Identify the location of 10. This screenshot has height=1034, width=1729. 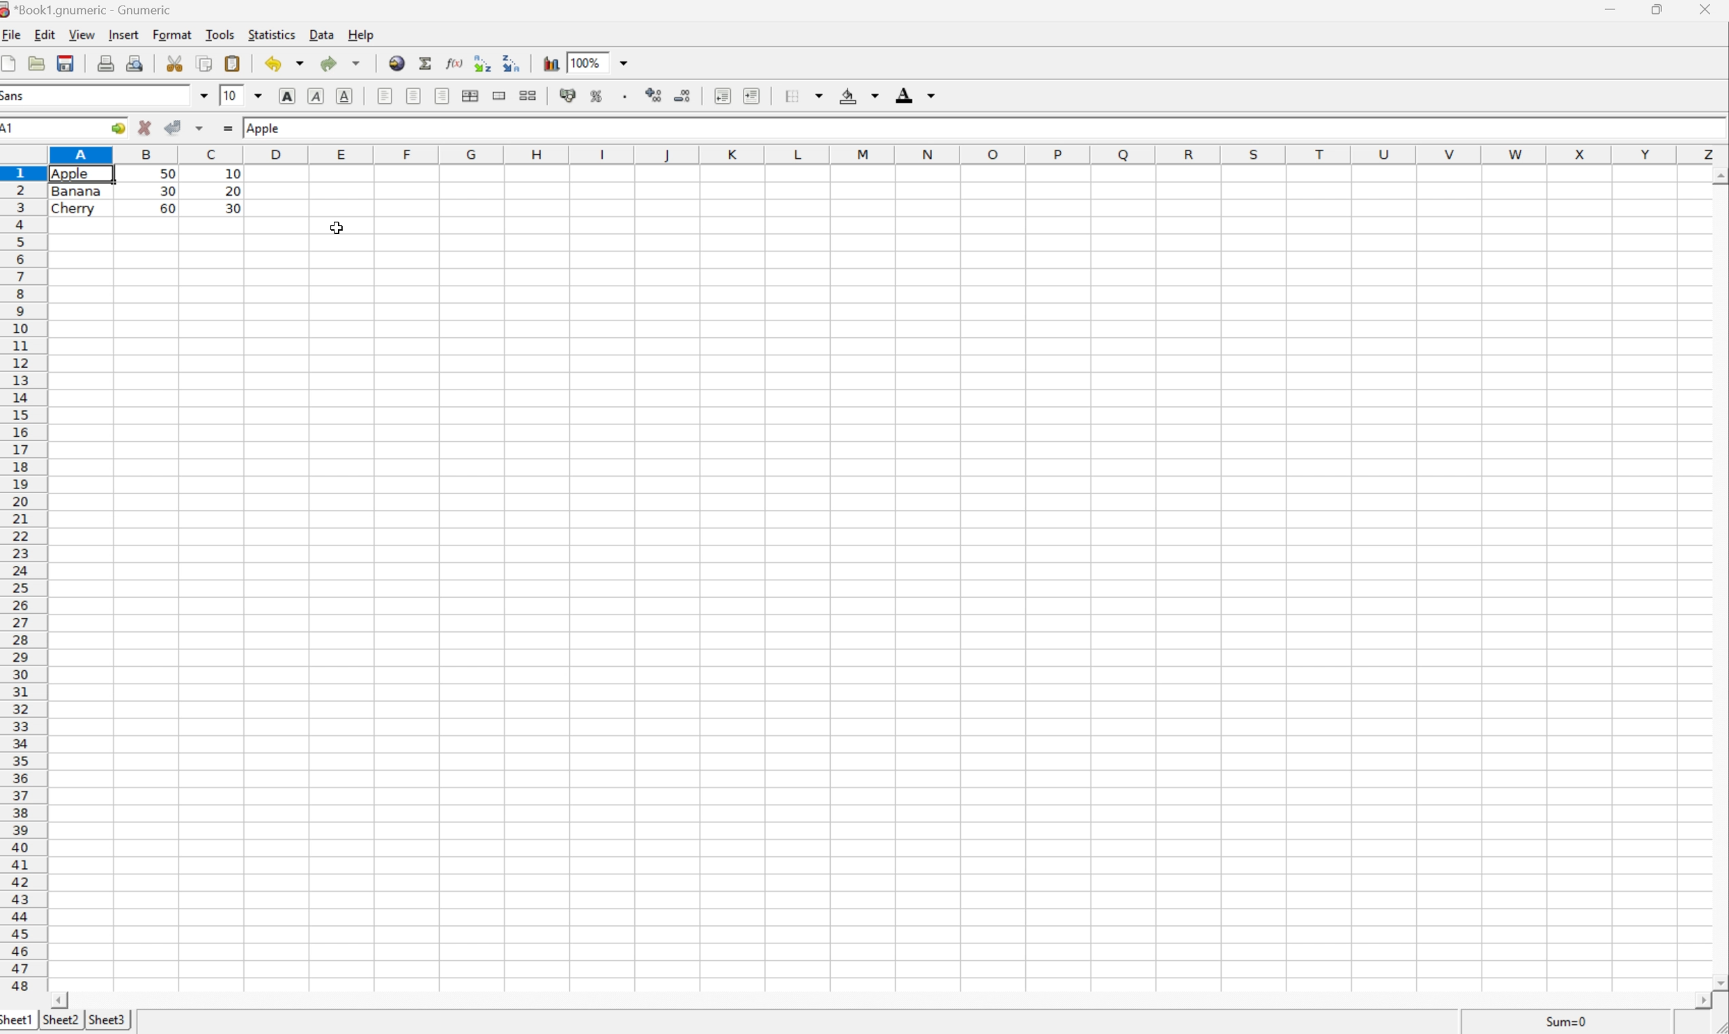
(228, 95).